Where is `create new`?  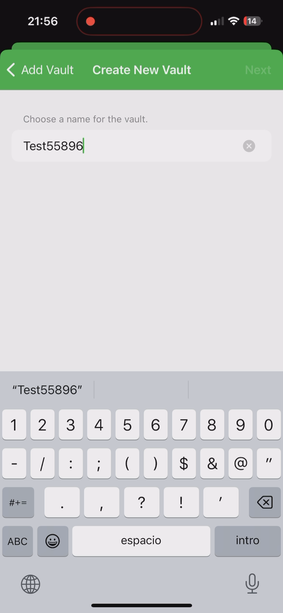
create new is located at coordinates (141, 71).